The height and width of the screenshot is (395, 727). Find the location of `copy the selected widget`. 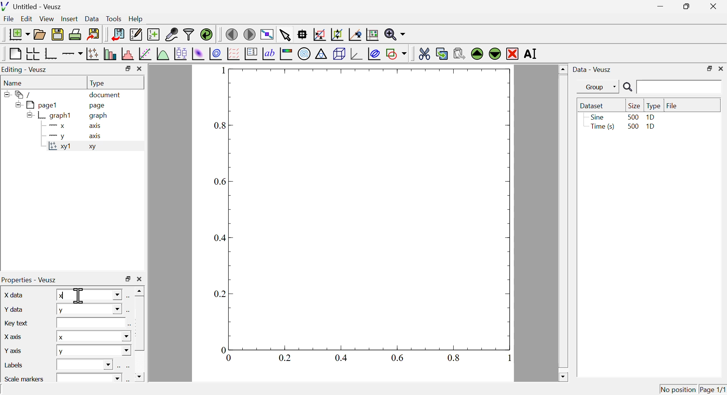

copy the selected widget is located at coordinates (442, 53).